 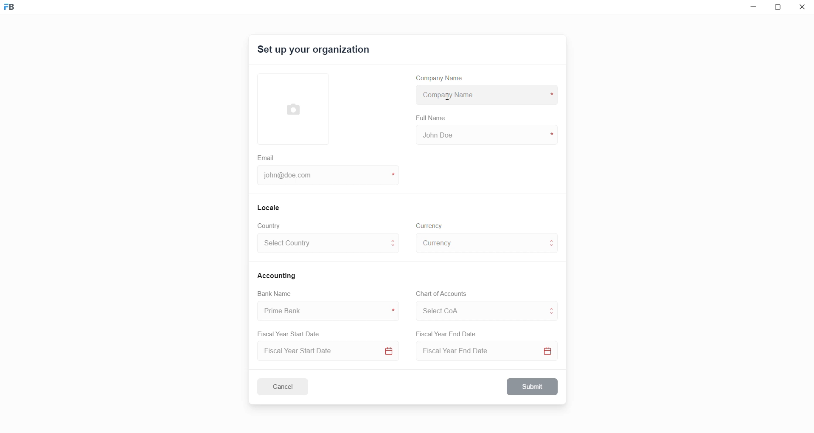 I want to click on Cancel , so click(x=288, y=386).